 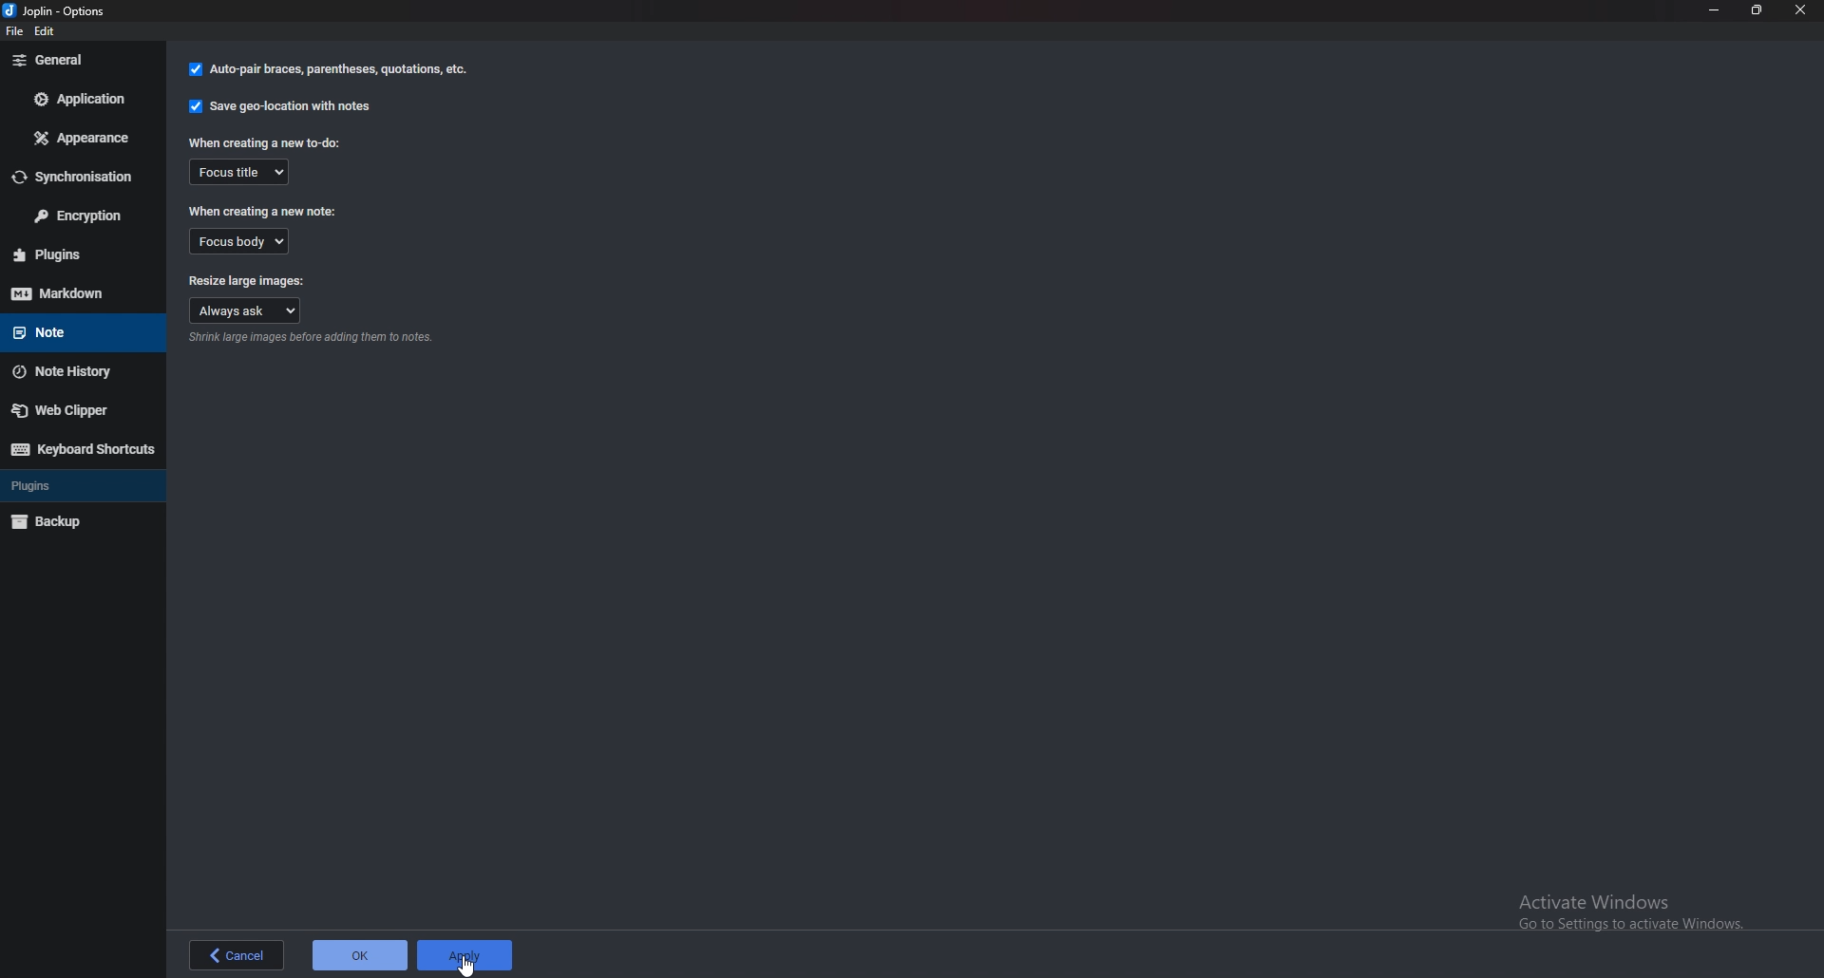 I want to click on plugins, so click(x=81, y=254).